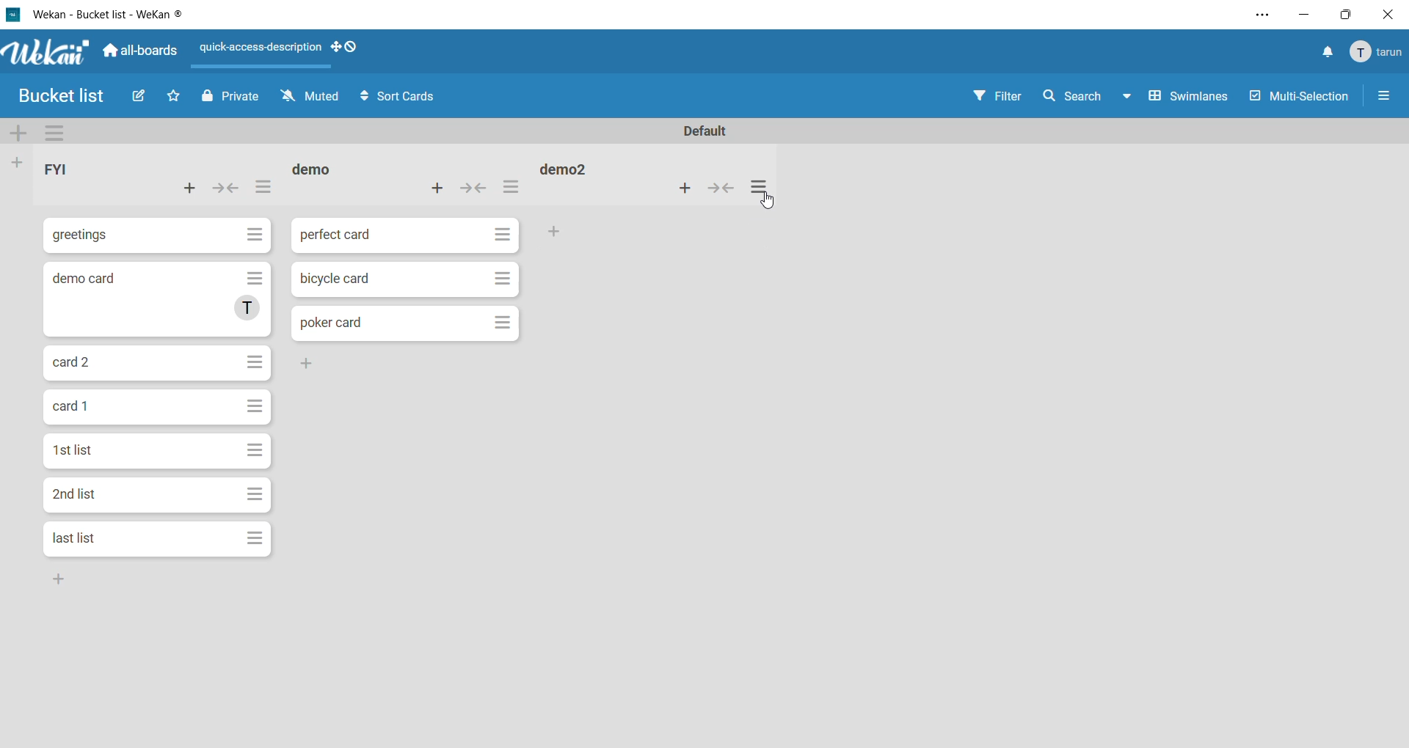 This screenshot has width=1409, height=748. I want to click on Filter, so click(997, 95).